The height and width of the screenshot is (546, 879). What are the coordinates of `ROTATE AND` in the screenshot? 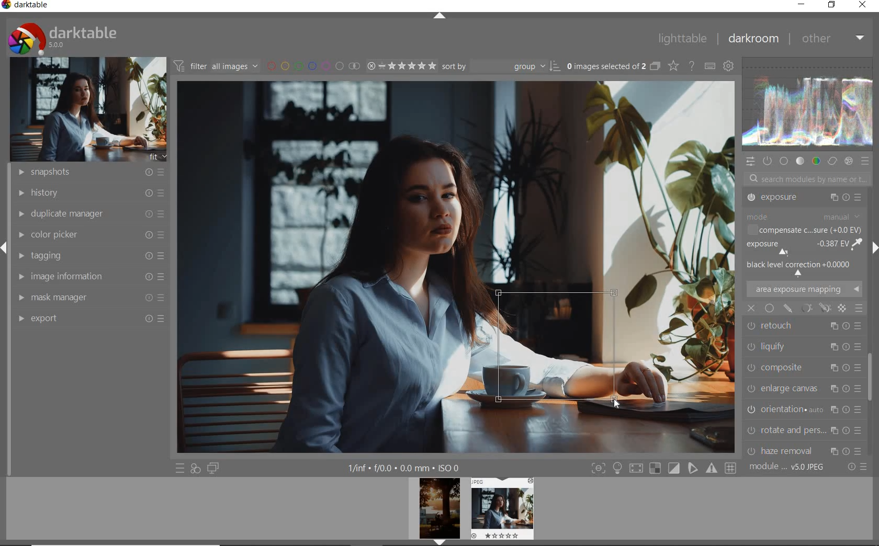 It's located at (802, 366).